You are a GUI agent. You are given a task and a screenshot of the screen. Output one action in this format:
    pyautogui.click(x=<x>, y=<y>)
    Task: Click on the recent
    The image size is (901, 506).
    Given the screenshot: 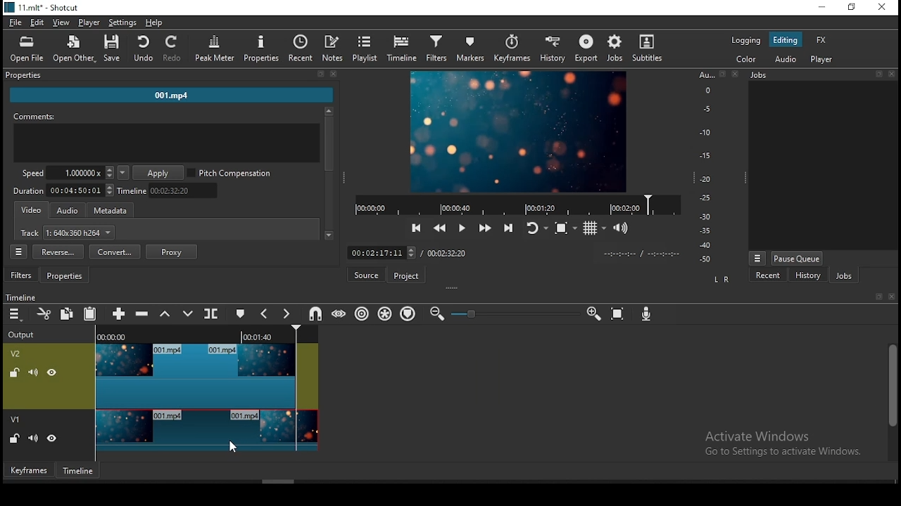 What is the action you would take?
    pyautogui.click(x=301, y=48)
    